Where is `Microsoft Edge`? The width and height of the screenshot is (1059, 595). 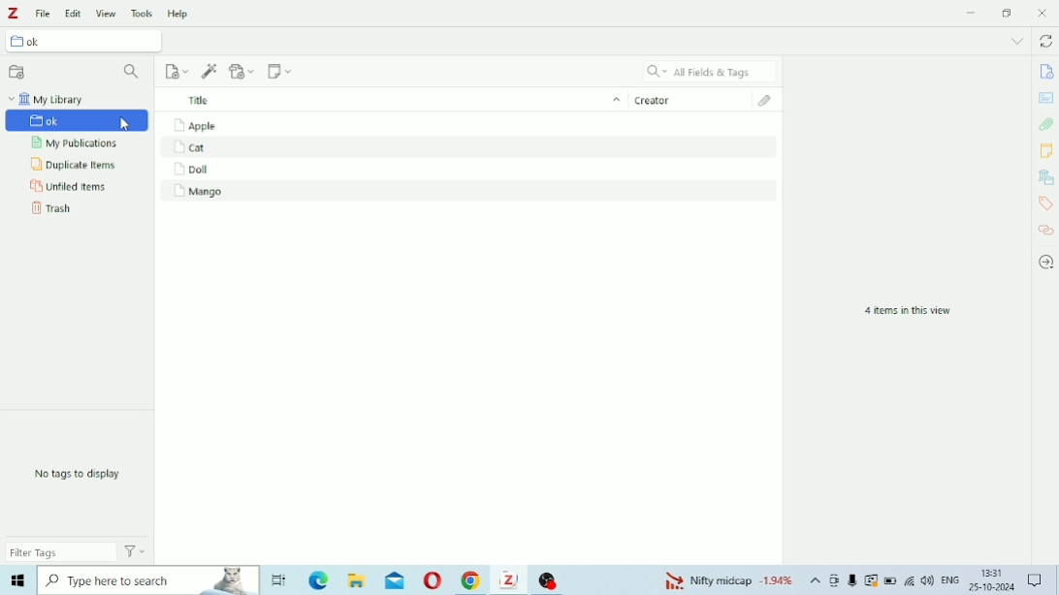
Microsoft Edge is located at coordinates (318, 579).